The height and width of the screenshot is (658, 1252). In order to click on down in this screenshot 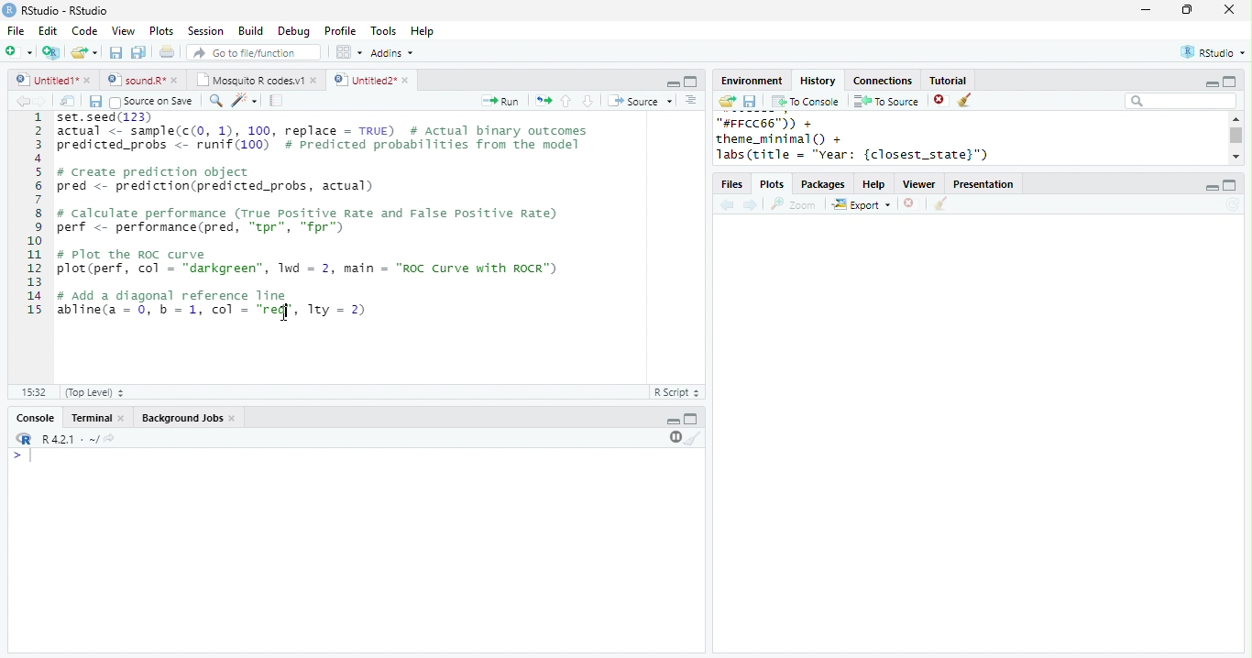, I will do `click(587, 101)`.